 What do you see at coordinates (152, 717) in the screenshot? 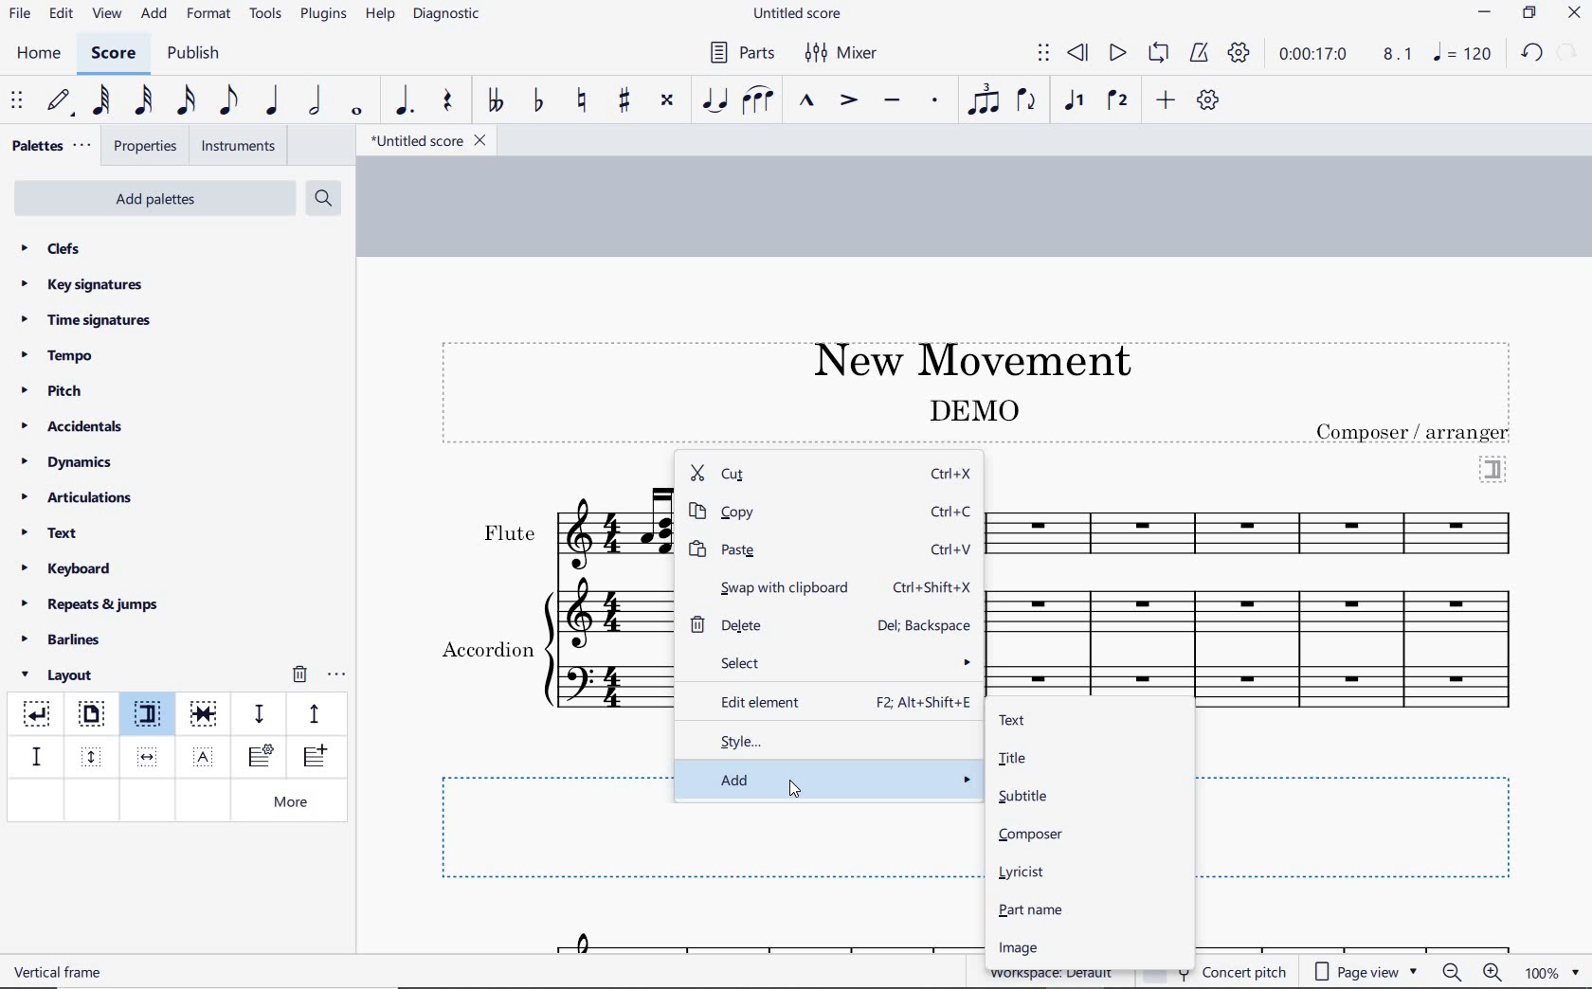
I see `section break` at bounding box center [152, 717].